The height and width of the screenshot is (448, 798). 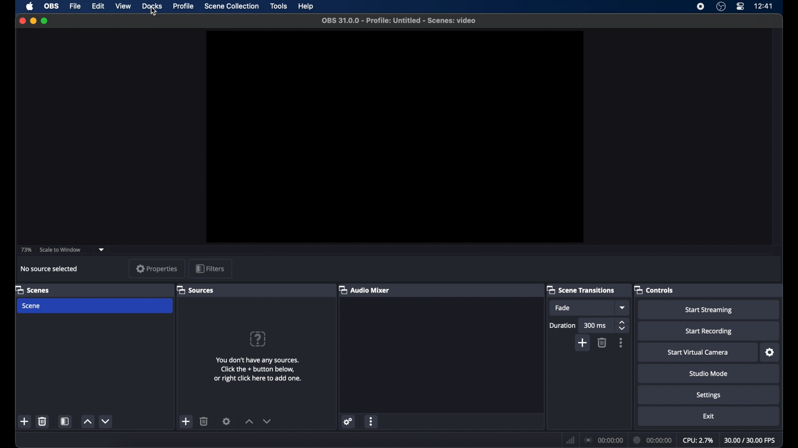 What do you see at coordinates (347, 421) in the screenshot?
I see `settings` at bounding box center [347, 421].